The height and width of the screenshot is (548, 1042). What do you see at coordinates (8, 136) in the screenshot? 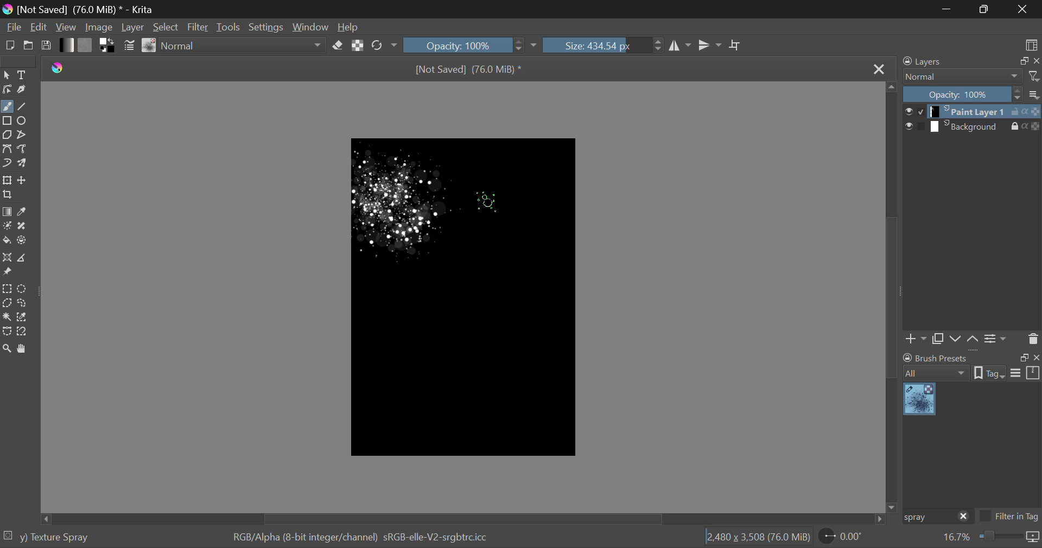
I see `Polygon` at bounding box center [8, 136].